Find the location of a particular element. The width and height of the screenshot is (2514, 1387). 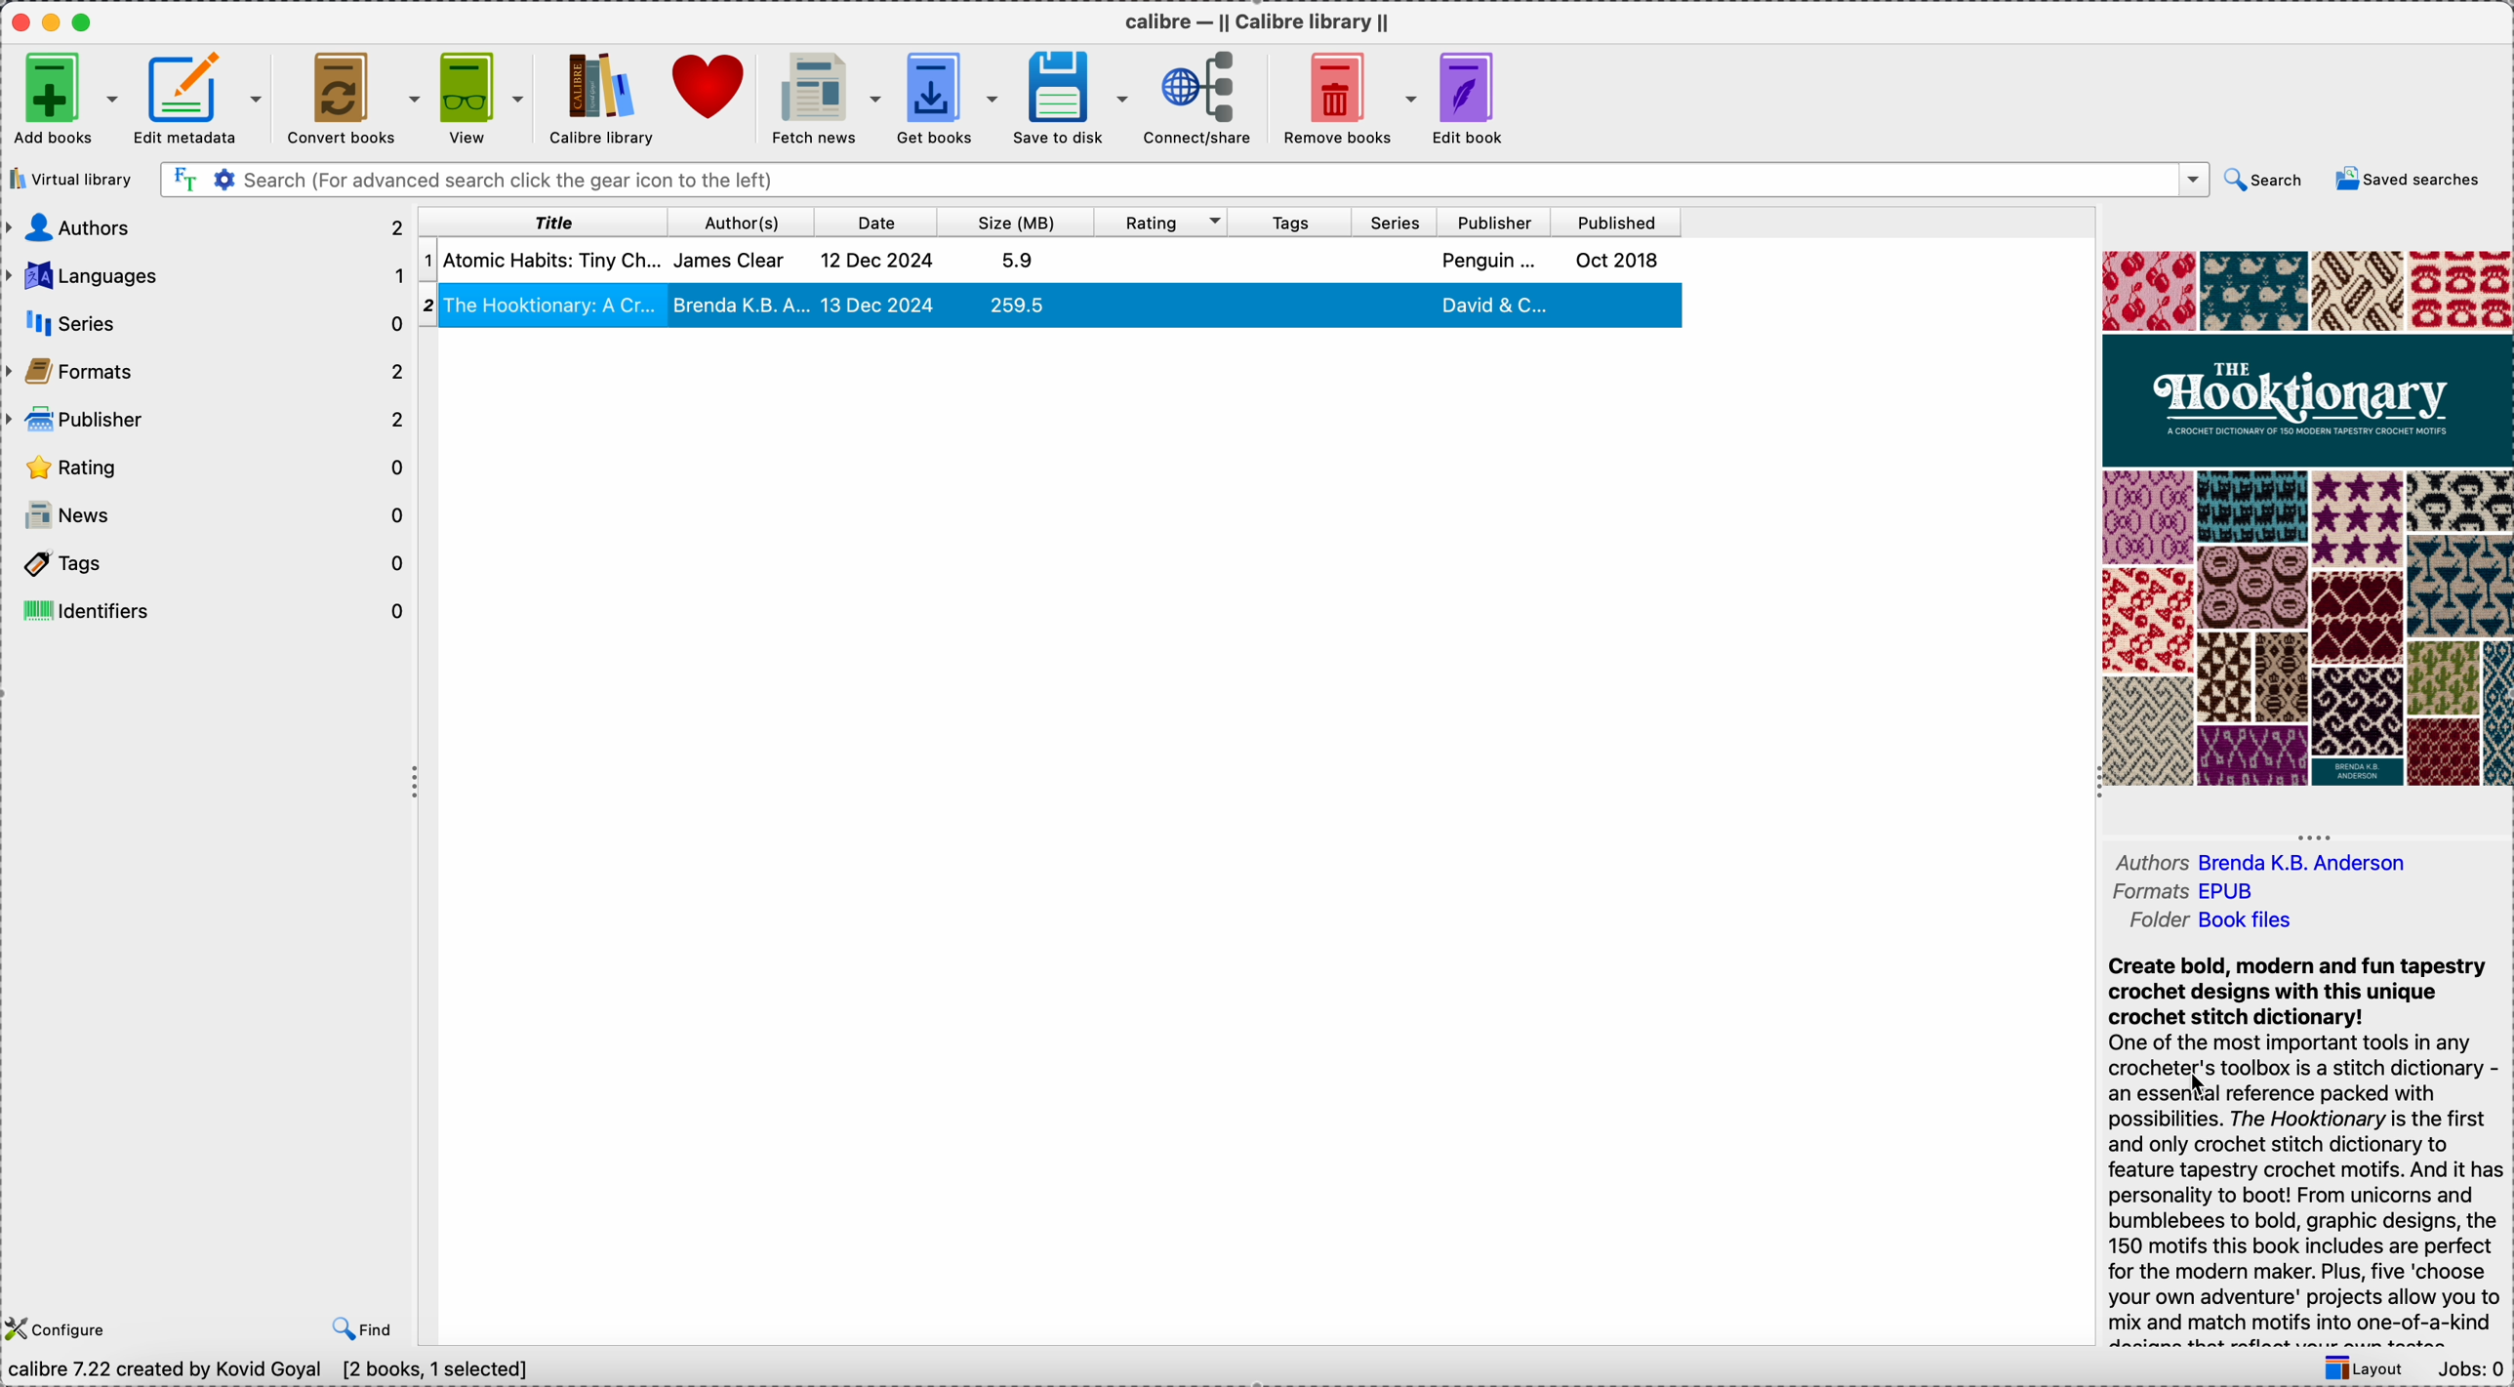

formats EPUB is located at coordinates (2205, 892).